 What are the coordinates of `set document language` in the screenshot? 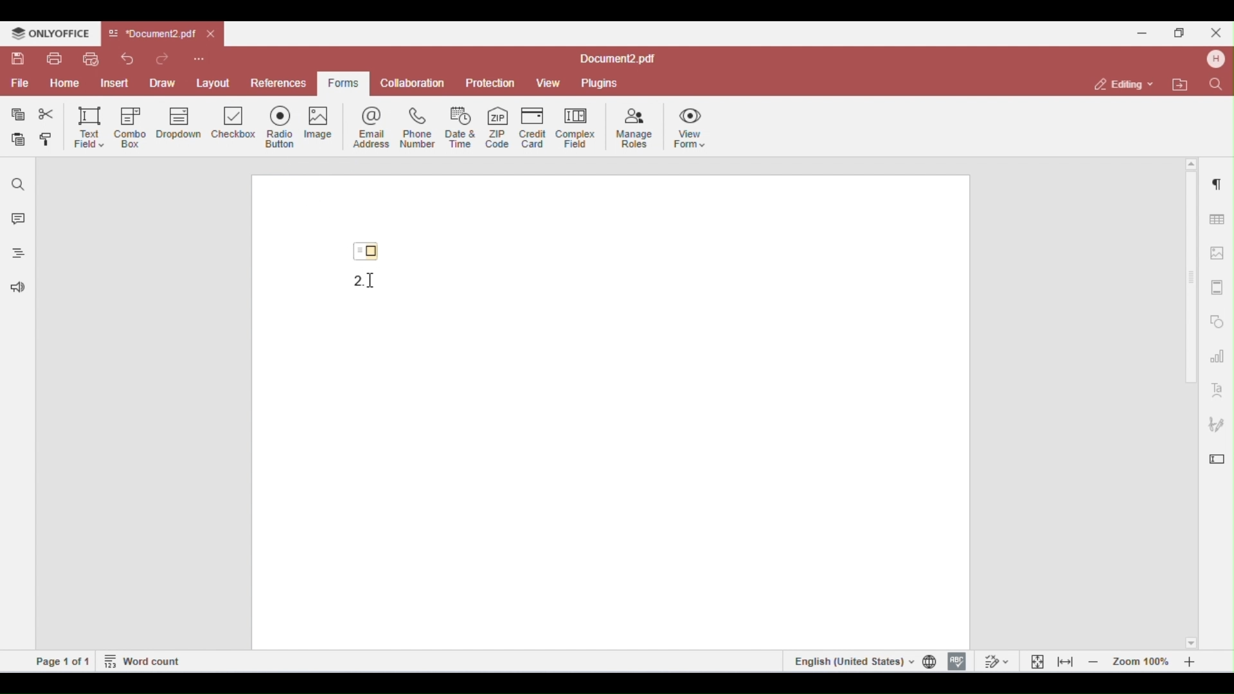 It's located at (932, 661).